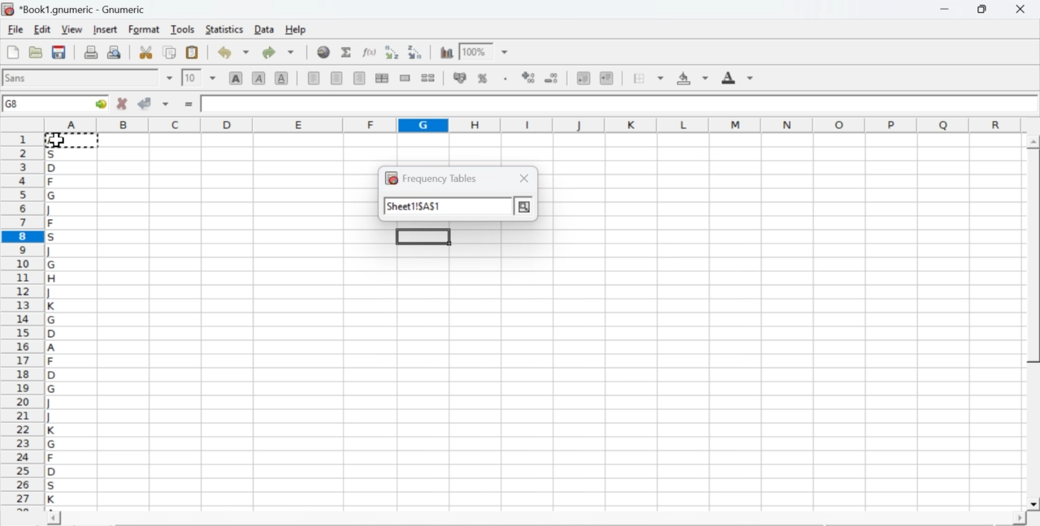 The width and height of the screenshot is (1040, 526). What do you see at coordinates (427, 77) in the screenshot?
I see `split merged ranges of cells` at bounding box center [427, 77].